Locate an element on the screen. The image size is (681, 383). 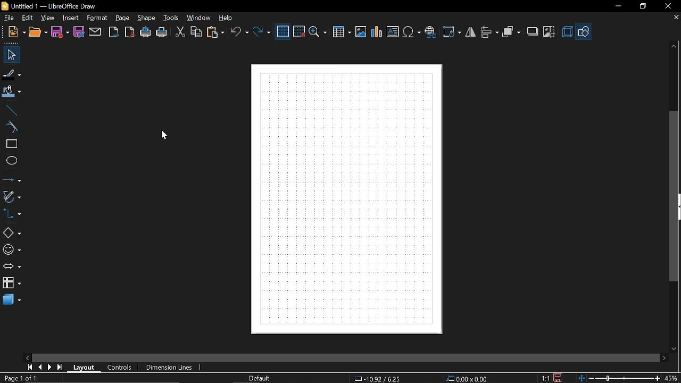
Default - Current display is located at coordinates (259, 378).